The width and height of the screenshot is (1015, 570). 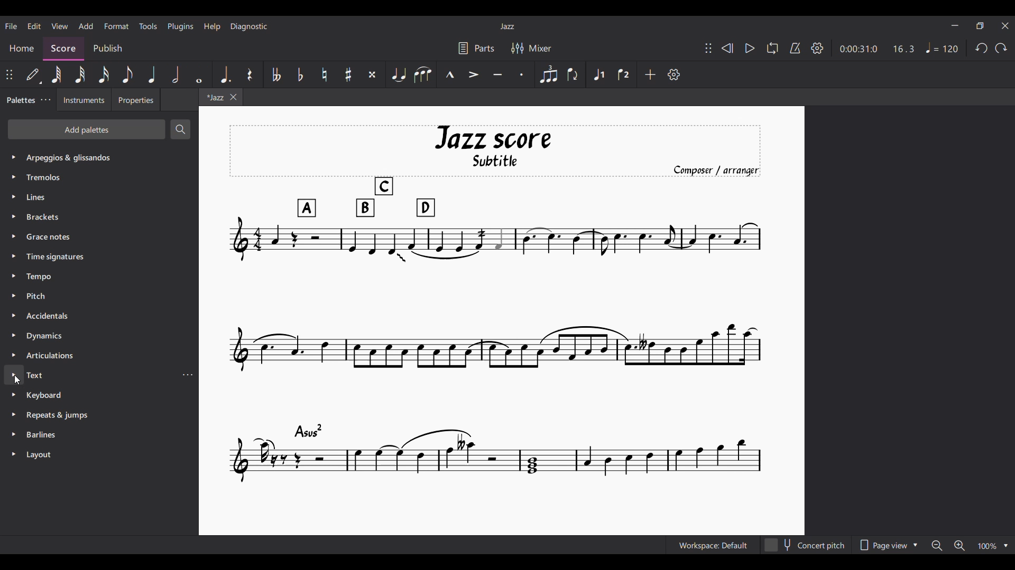 I want to click on Current workspace setting, so click(x=713, y=545).